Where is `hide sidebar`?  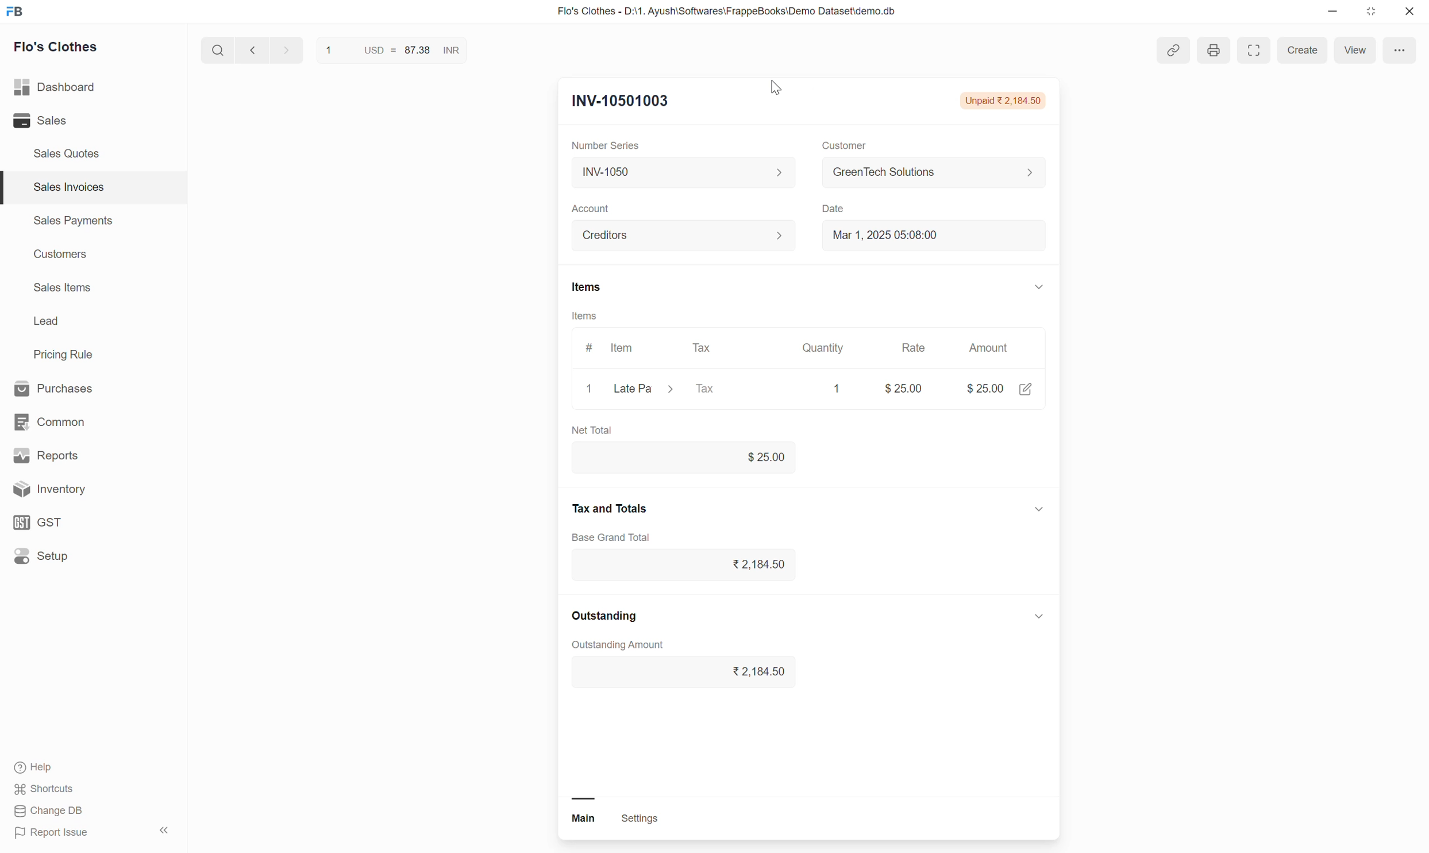 hide sidebar is located at coordinates (165, 831).